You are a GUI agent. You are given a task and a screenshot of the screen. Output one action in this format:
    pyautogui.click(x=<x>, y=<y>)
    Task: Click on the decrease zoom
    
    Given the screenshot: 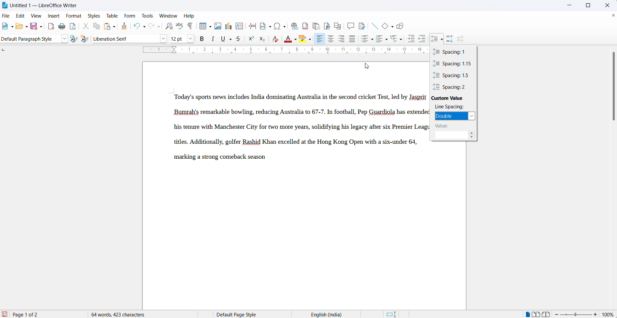 What is the action you would take?
    pyautogui.click(x=558, y=314)
    